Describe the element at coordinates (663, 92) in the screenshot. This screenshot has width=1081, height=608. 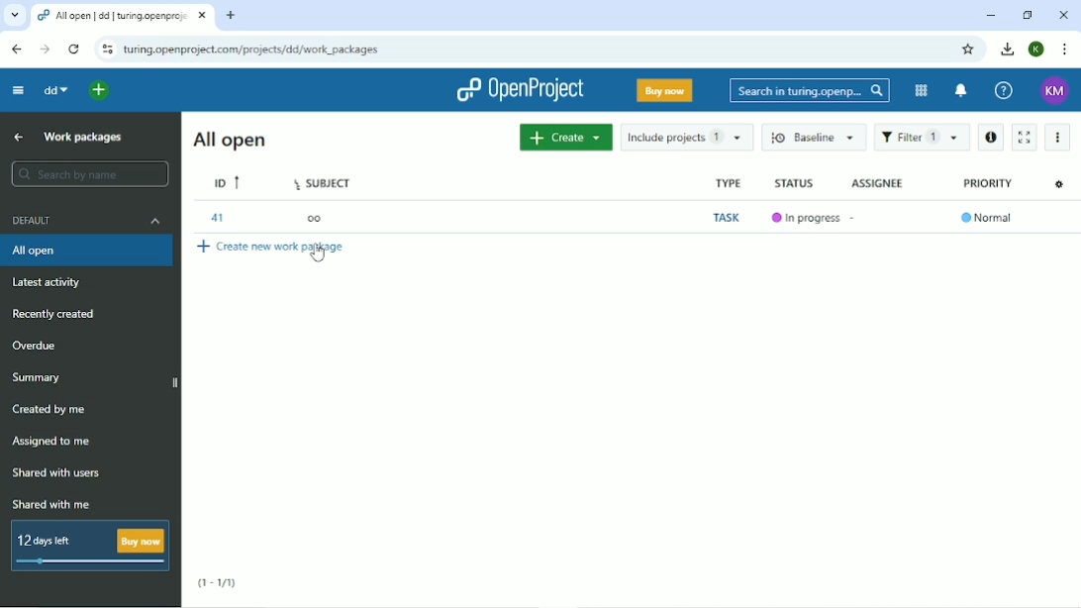
I see `Buy now` at that location.